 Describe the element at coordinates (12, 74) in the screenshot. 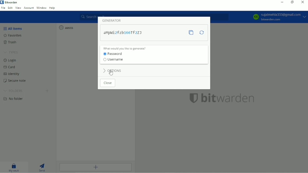

I see `Identity` at that location.